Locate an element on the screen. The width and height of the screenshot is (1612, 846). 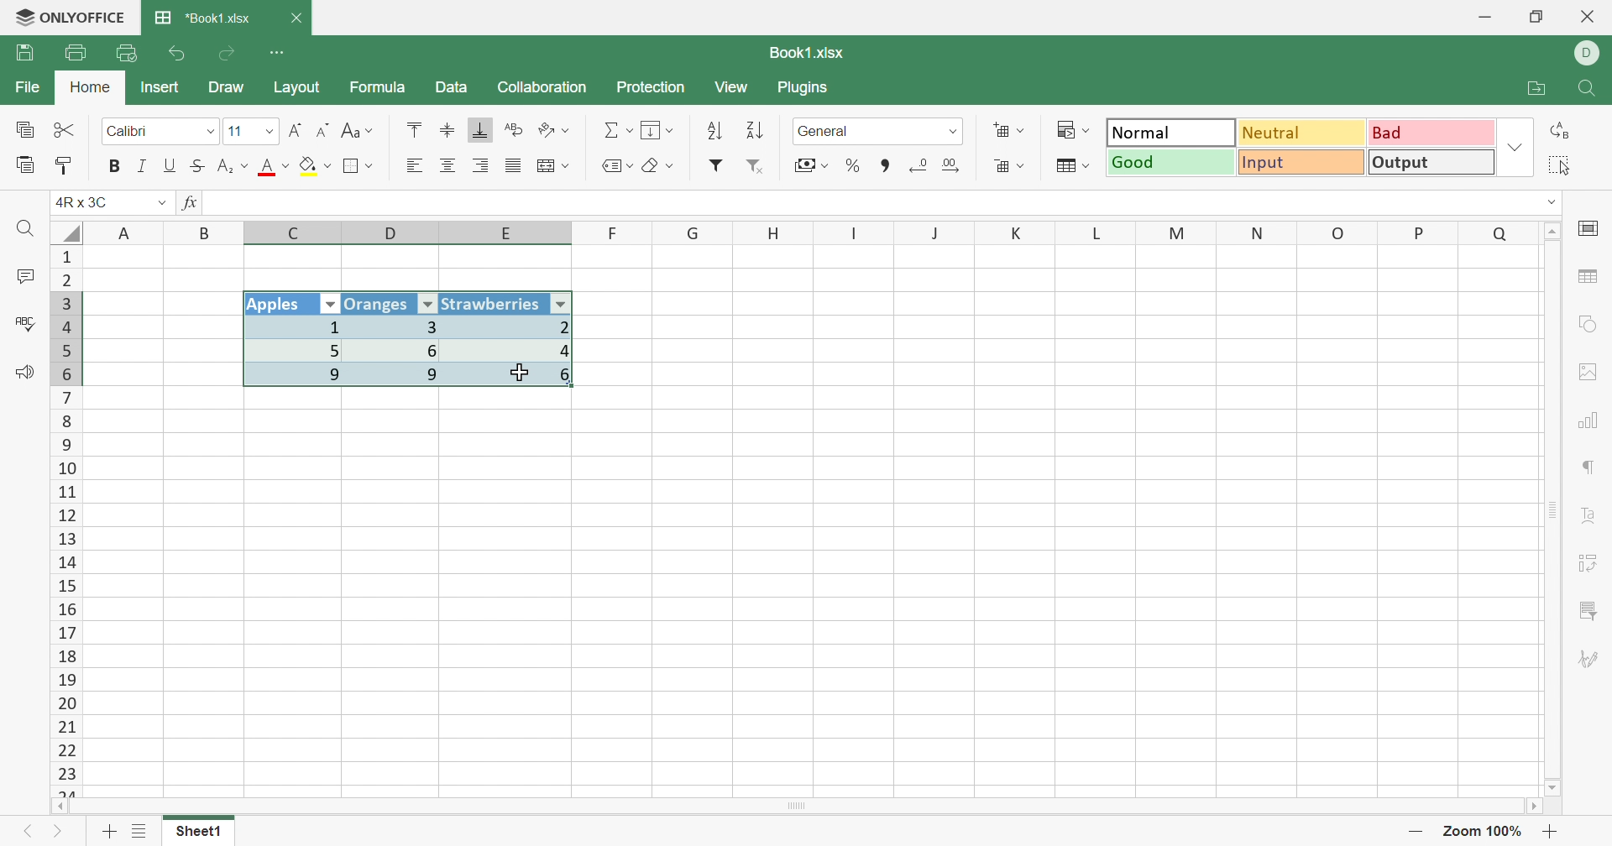
Percentage style is located at coordinates (852, 164).